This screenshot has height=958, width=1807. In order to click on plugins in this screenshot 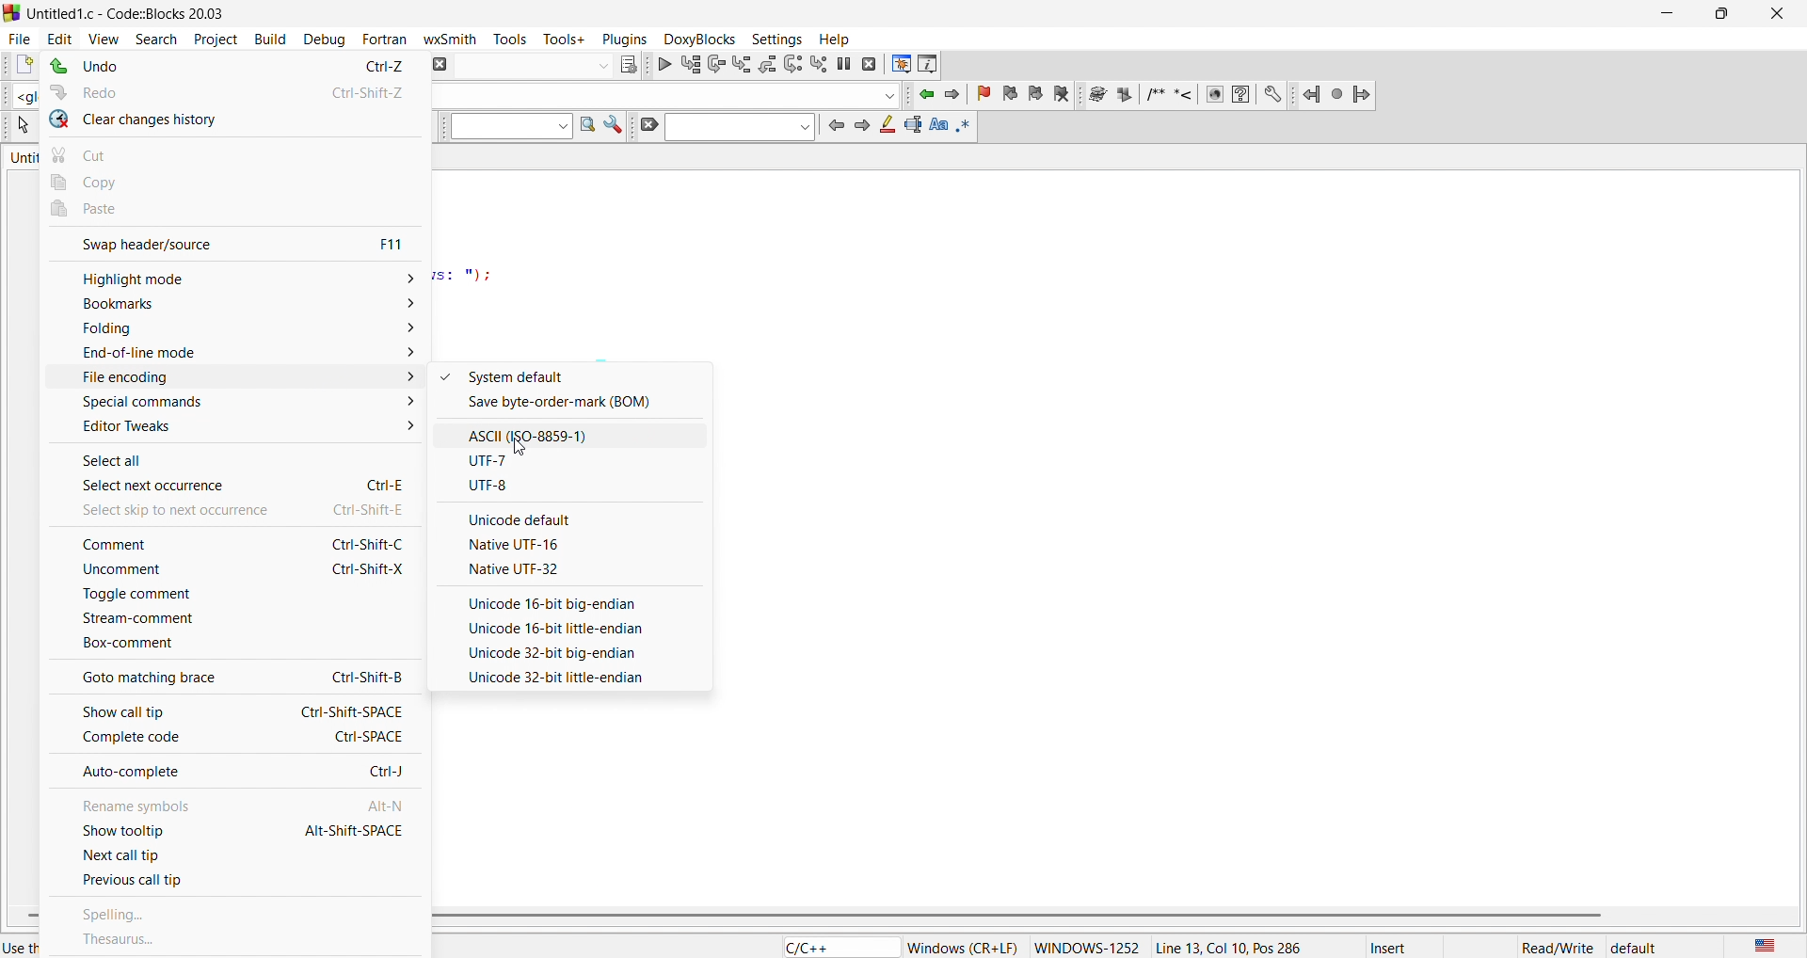, I will do `click(621, 40)`.